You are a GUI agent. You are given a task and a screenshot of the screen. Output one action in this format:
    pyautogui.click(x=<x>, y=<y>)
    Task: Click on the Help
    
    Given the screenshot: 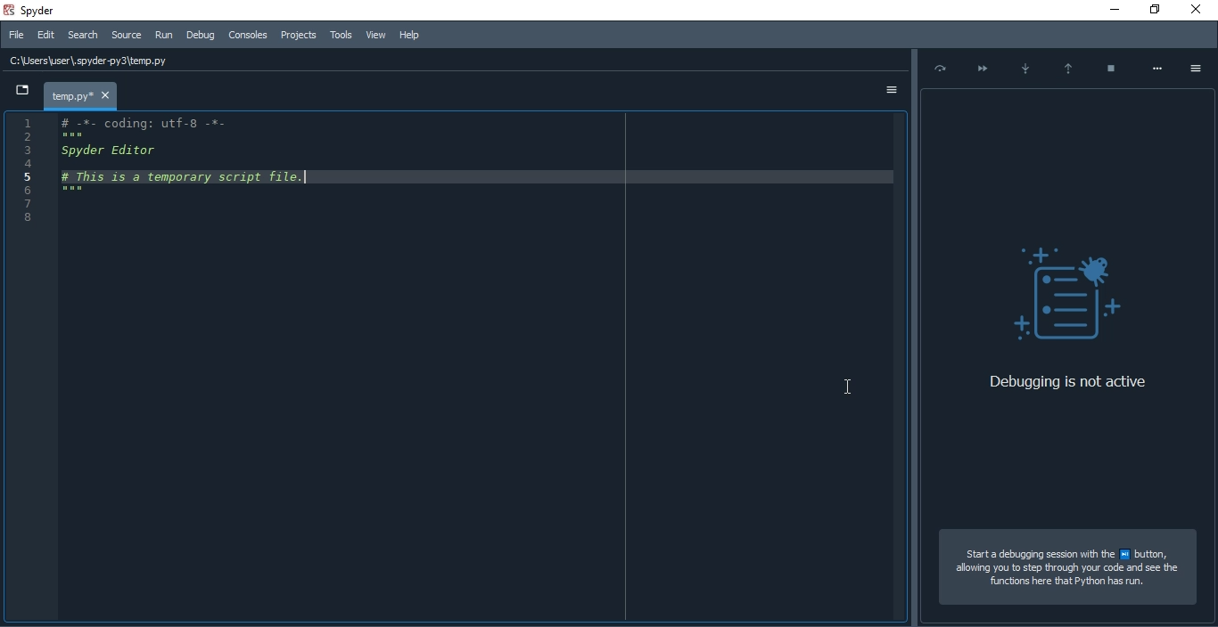 What is the action you would take?
    pyautogui.click(x=410, y=35)
    